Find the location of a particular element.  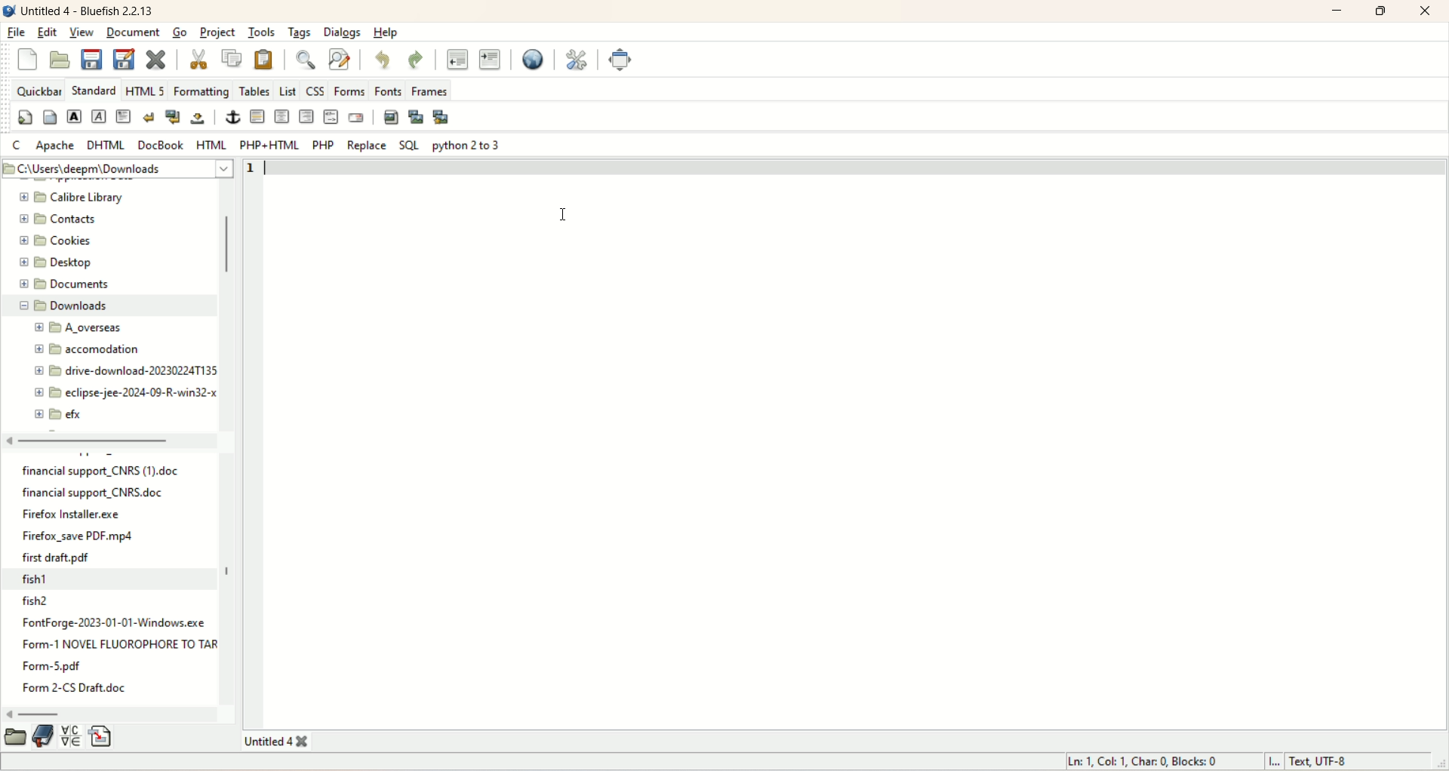

C is located at coordinates (15, 145).